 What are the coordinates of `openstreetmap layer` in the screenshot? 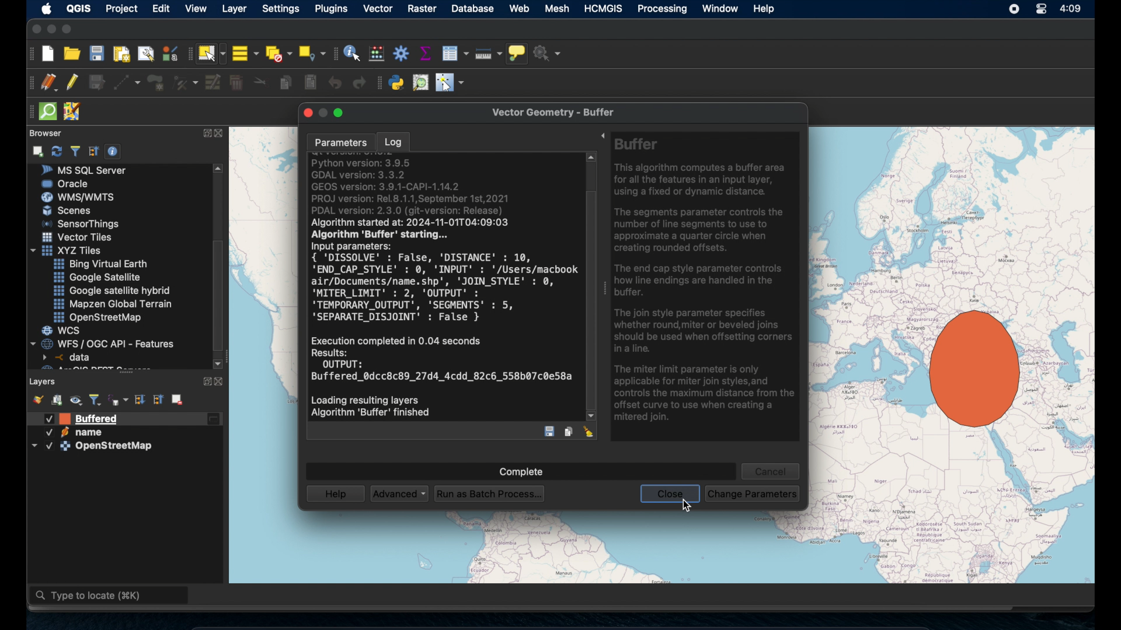 It's located at (93, 435).